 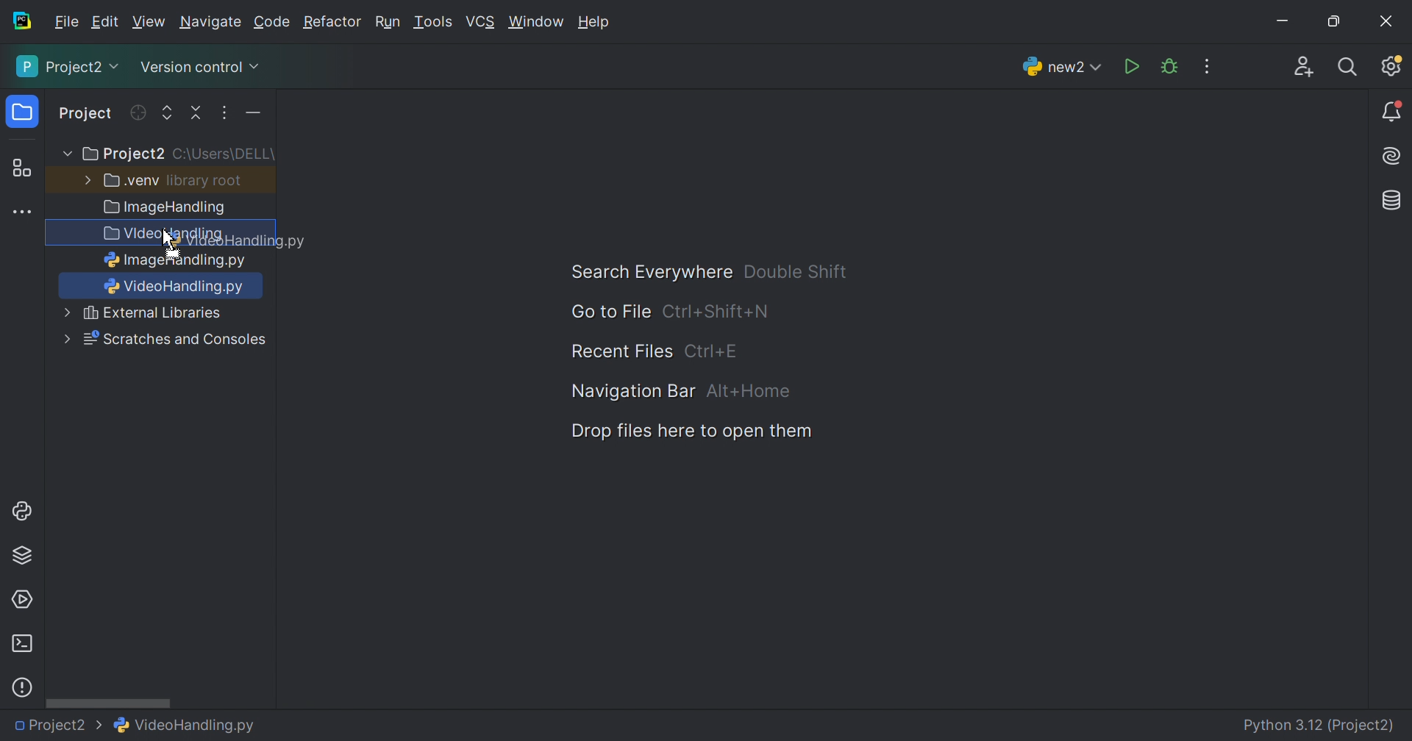 What do you see at coordinates (185, 723) in the screenshot?
I see `VideoHandling.py` at bounding box center [185, 723].